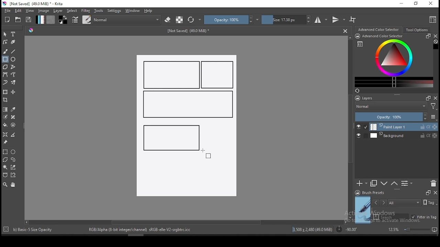 The height and width of the screenshot is (247, 440). Describe the element at coordinates (85, 11) in the screenshot. I see `filter` at that location.